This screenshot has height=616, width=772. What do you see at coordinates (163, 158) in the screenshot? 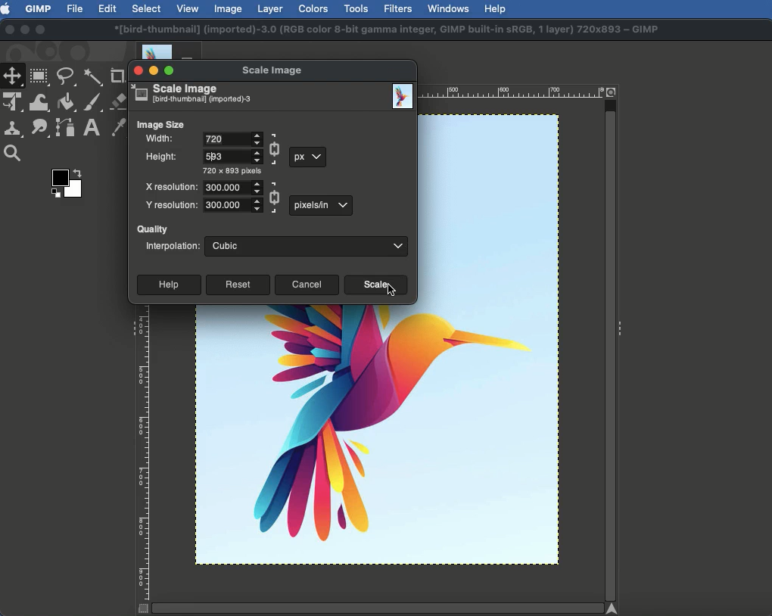
I see `Height` at bounding box center [163, 158].